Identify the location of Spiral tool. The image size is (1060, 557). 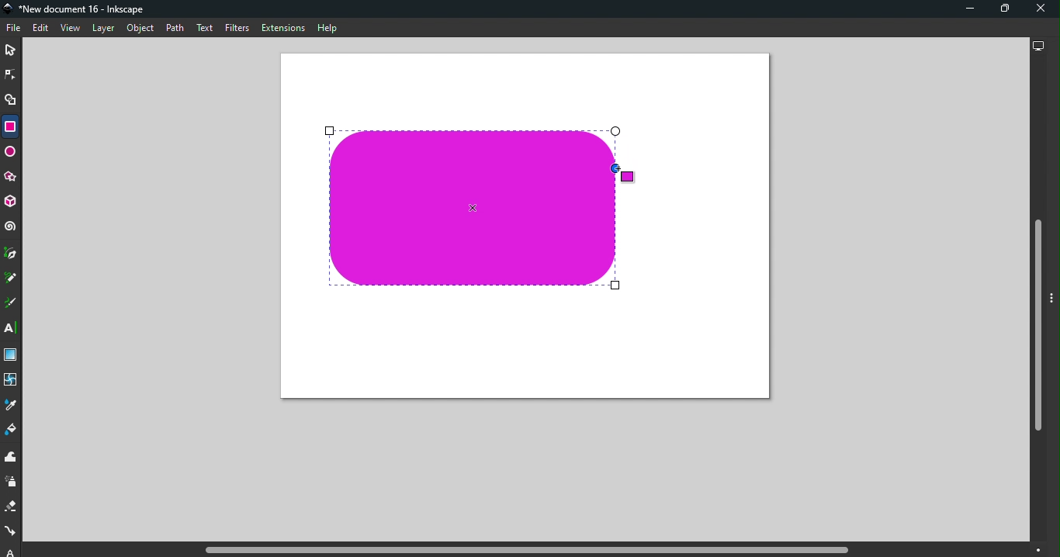
(11, 227).